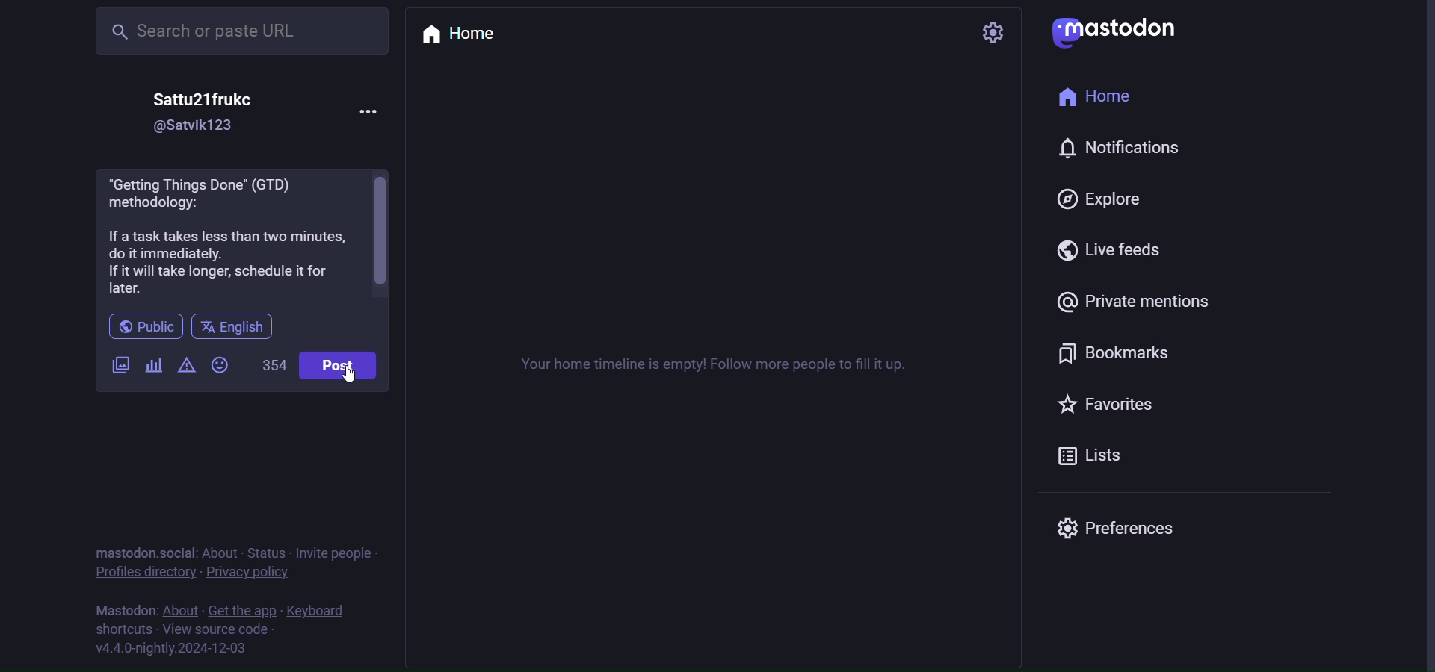 This screenshot has width=1435, height=672. I want to click on scroll bar, so click(383, 232).